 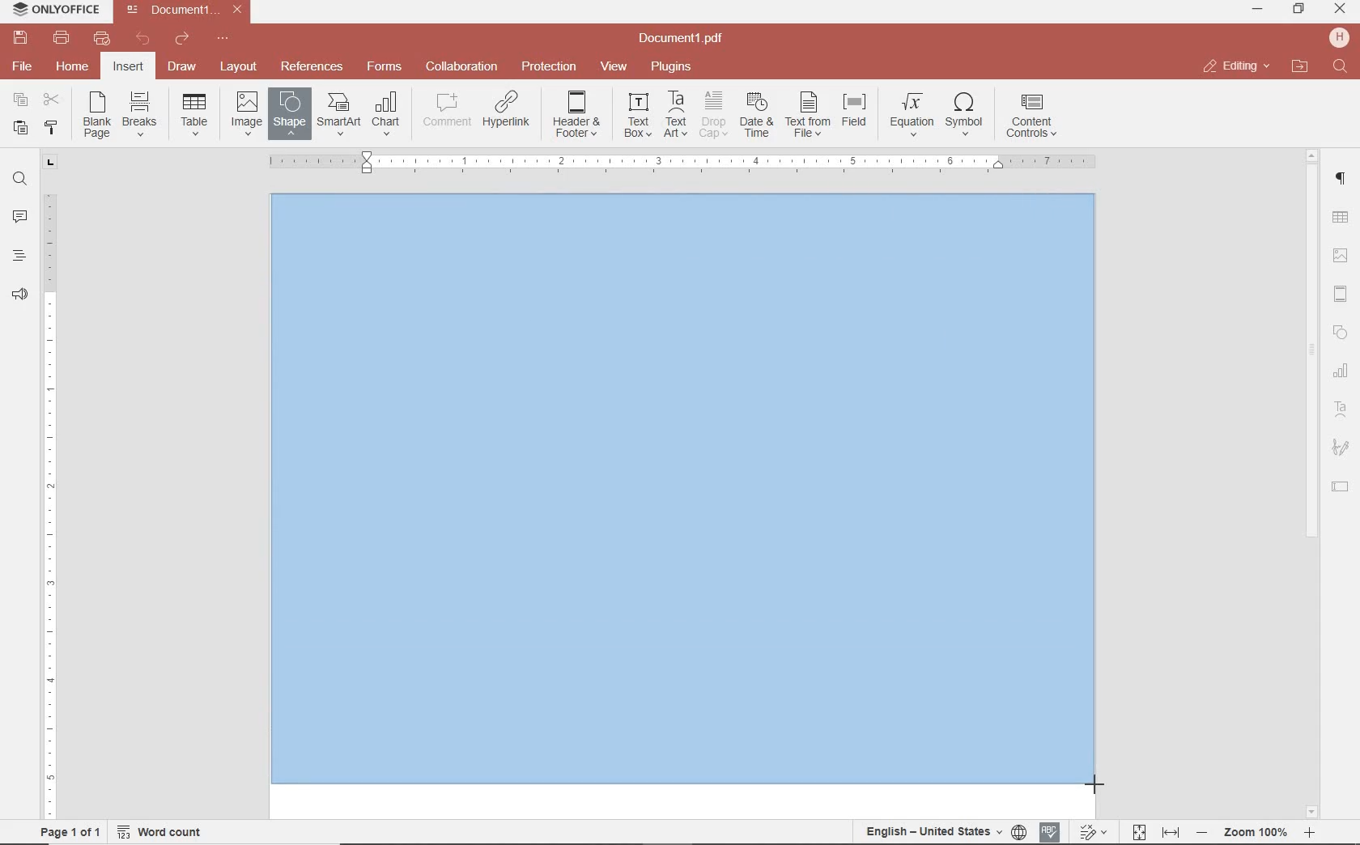 I want to click on undo, so click(x=143, y=39).